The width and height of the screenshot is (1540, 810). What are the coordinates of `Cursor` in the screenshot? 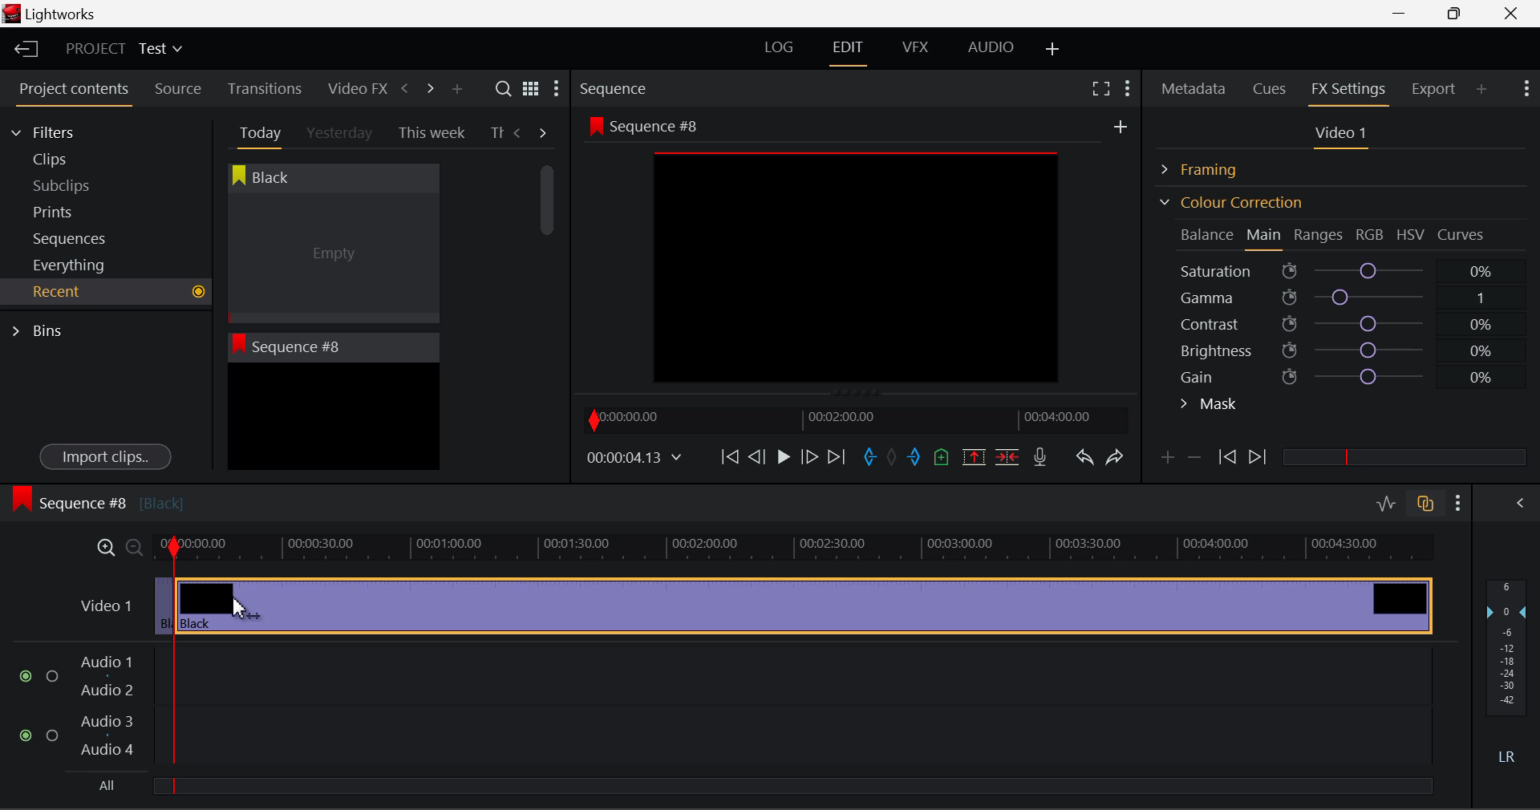 It's located at (241, 608).